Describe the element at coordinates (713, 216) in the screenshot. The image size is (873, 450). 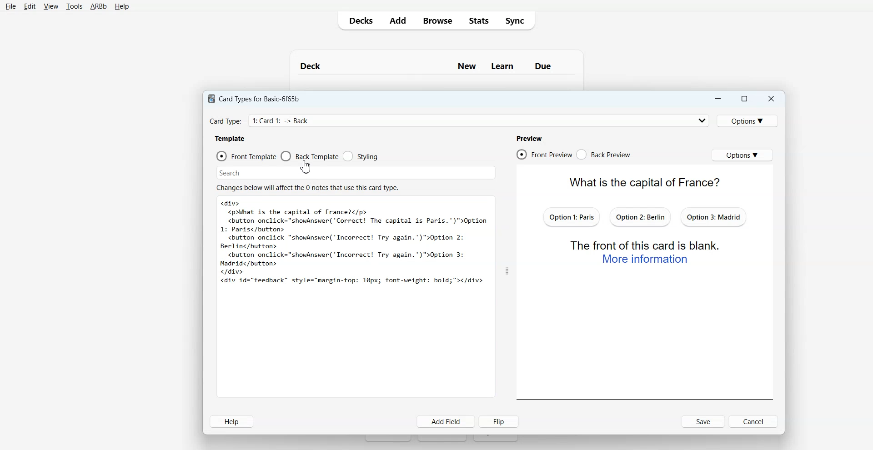
I see `Option 3: Madrid` at that location.